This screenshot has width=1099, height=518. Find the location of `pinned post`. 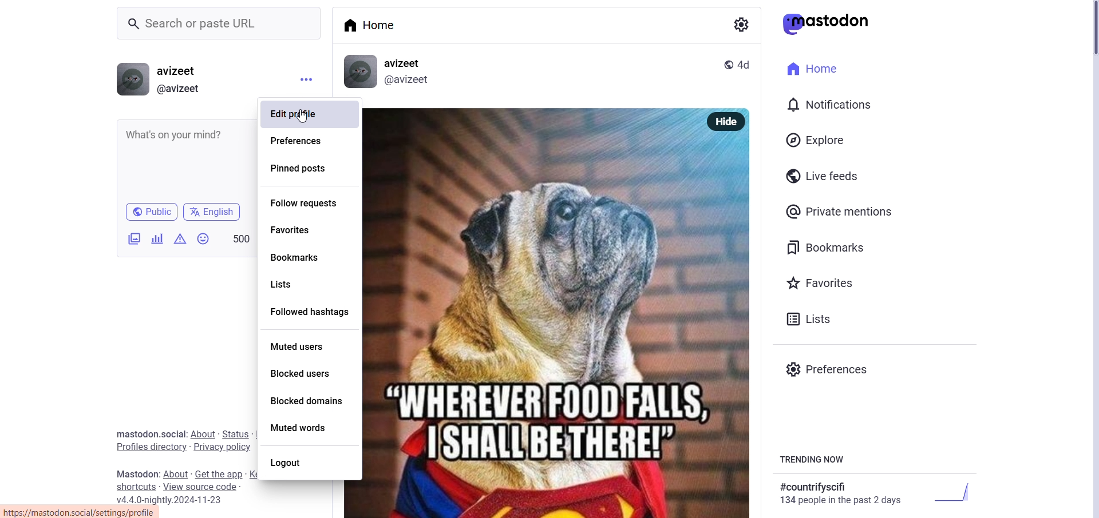

pinned post is located at coordinates (301, 169).